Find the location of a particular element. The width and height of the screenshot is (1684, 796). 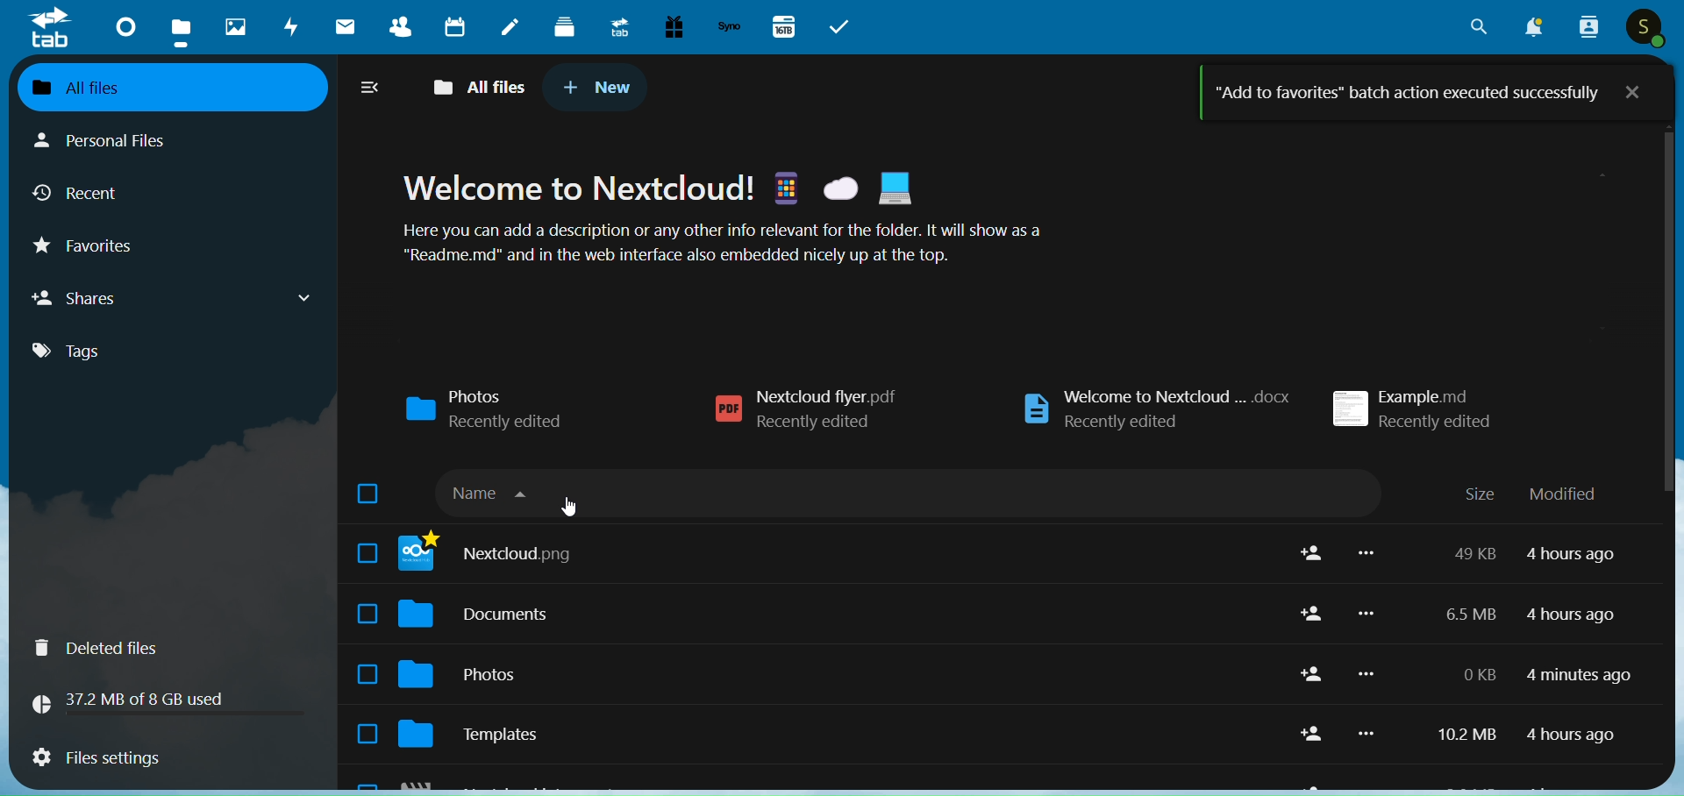

people is located at coordinates (1589, 28).